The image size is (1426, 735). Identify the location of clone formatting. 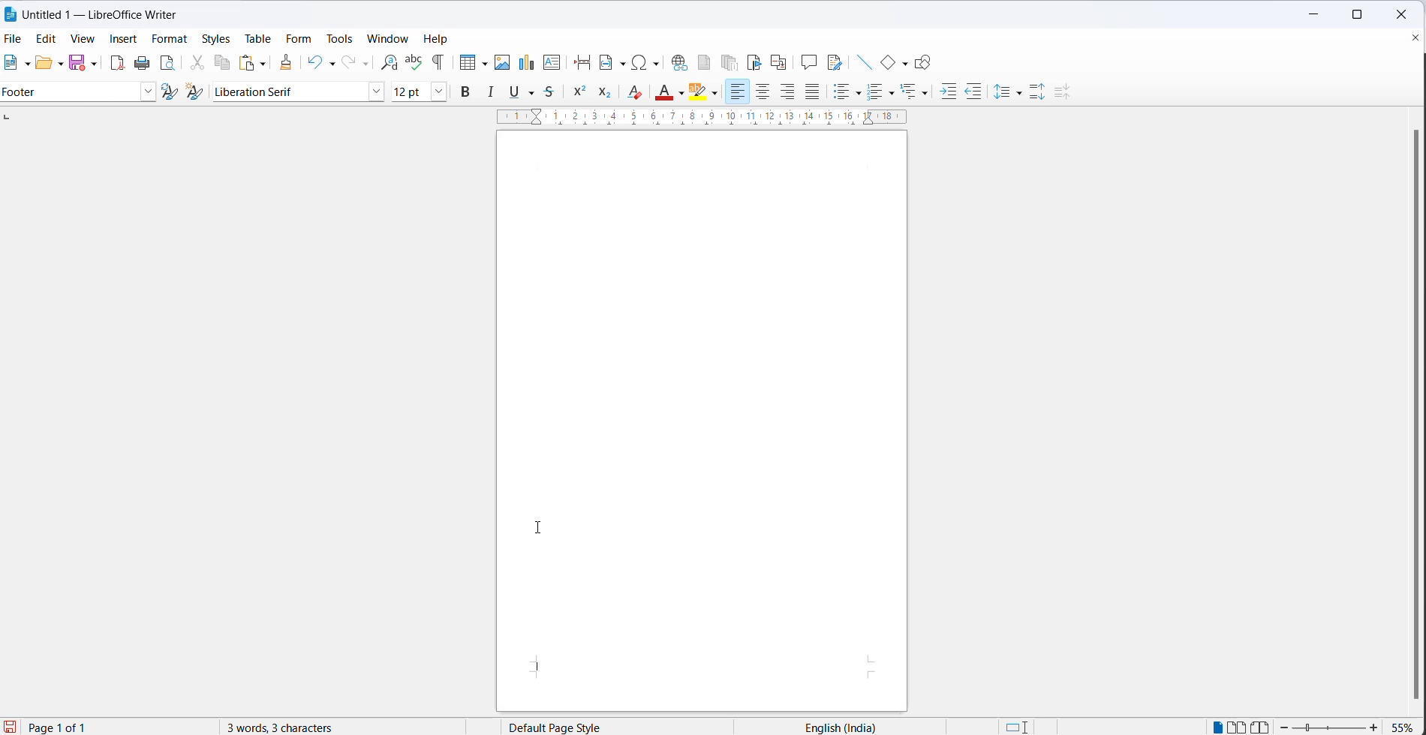
(287, 62).